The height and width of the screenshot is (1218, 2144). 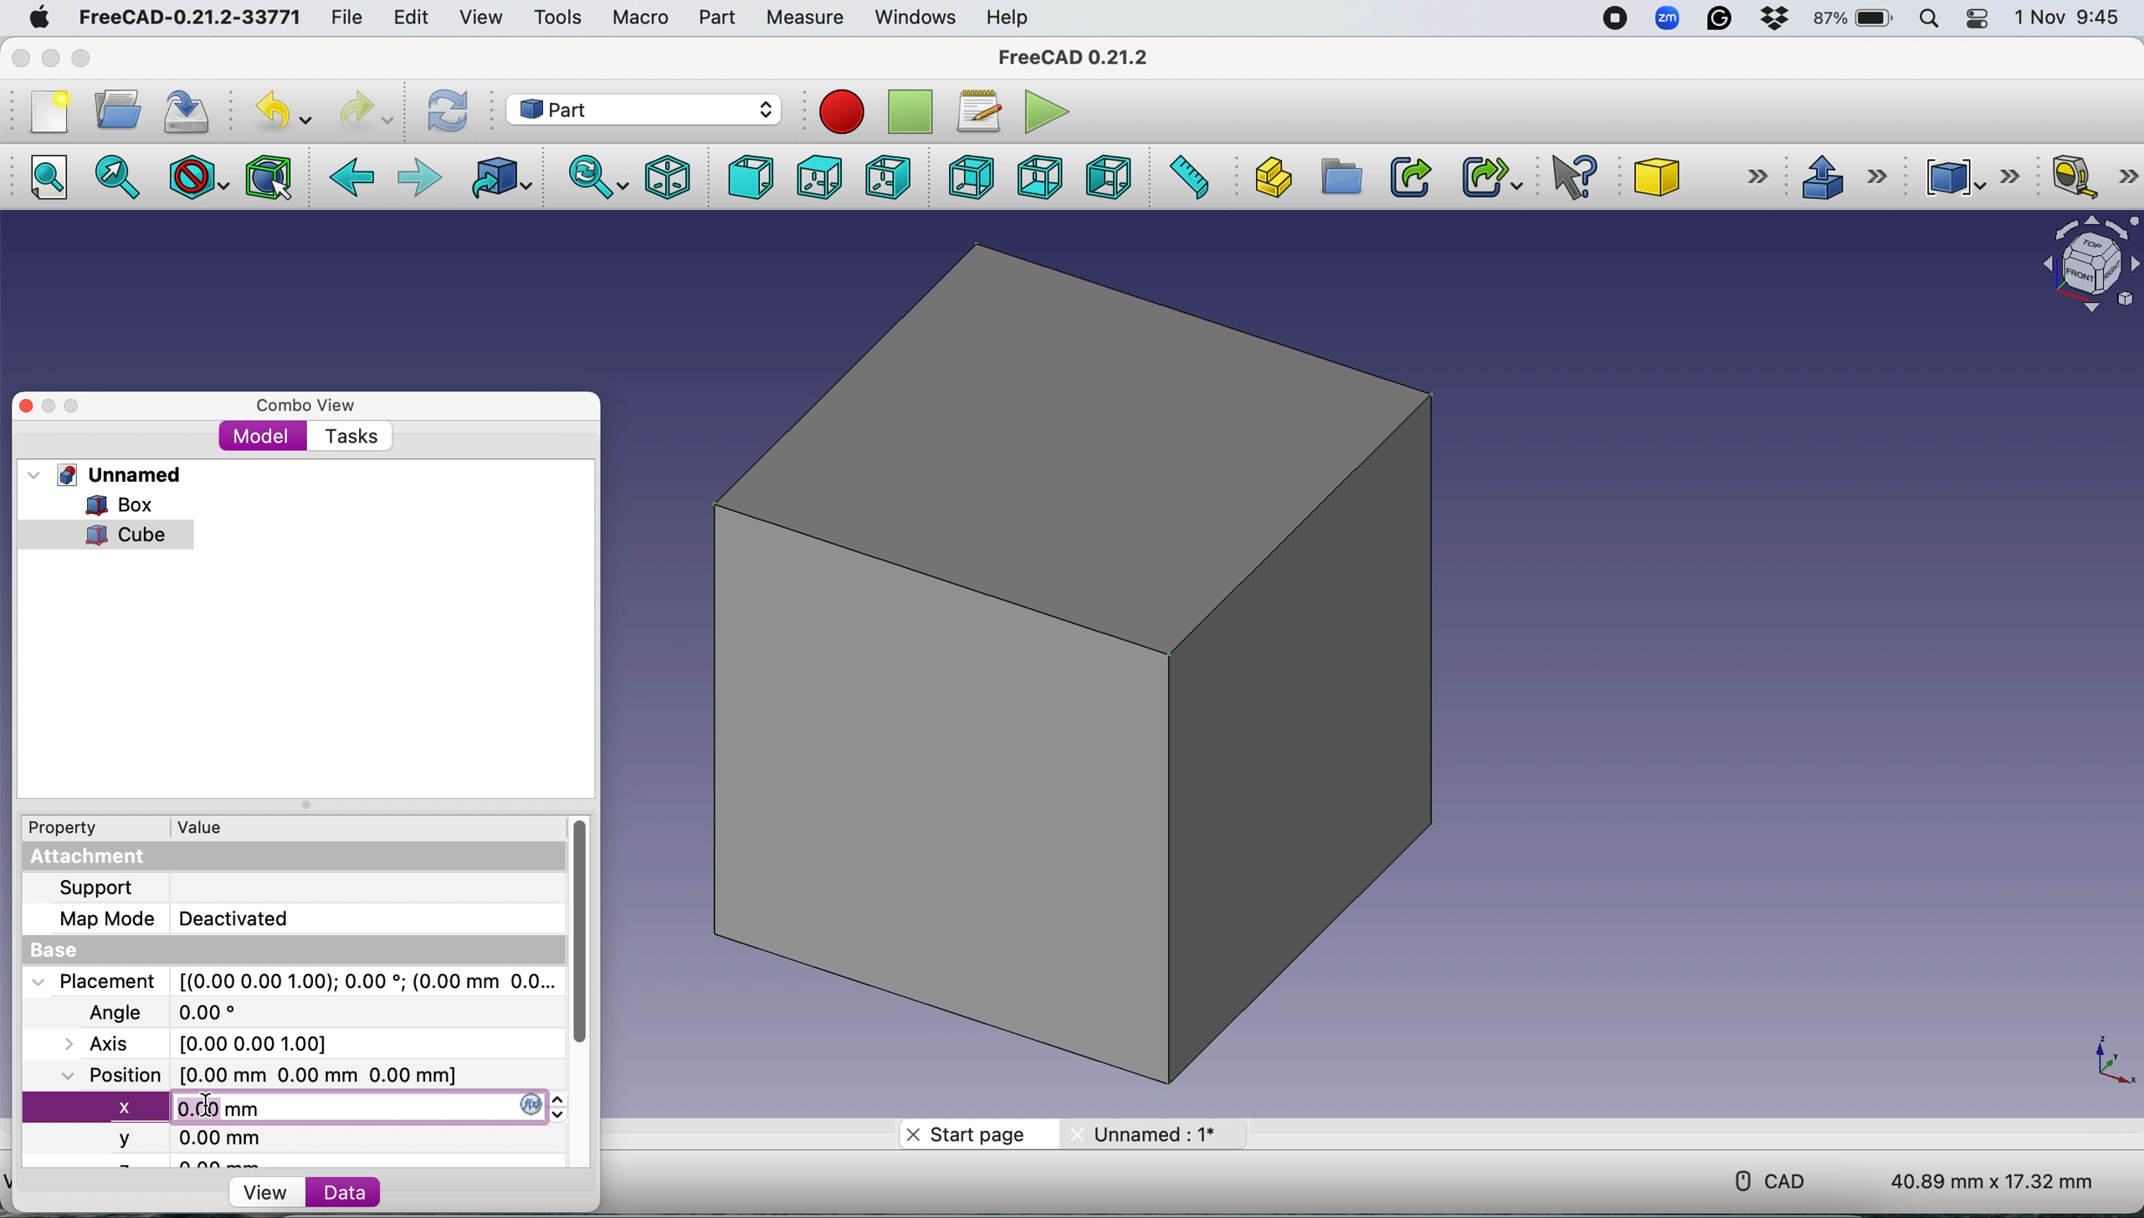 I want to click on Macros, so click(x=984, y=112).